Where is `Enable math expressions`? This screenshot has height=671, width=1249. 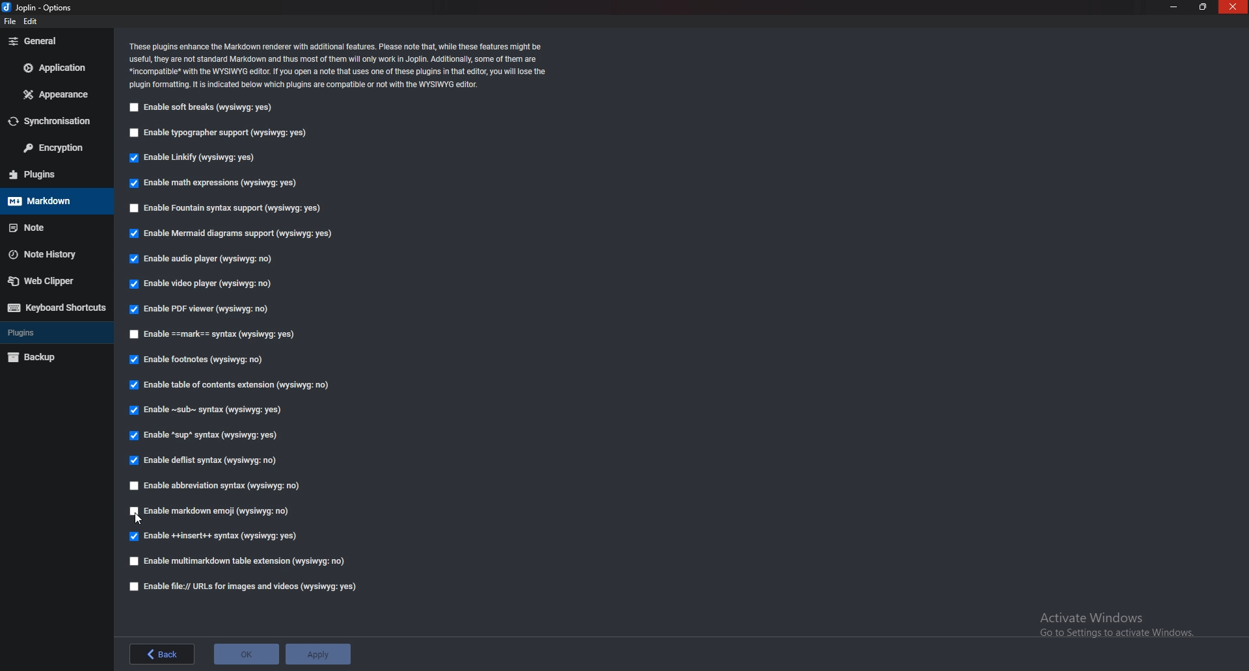
Enable math expressions is located at coordinates (215, 185).